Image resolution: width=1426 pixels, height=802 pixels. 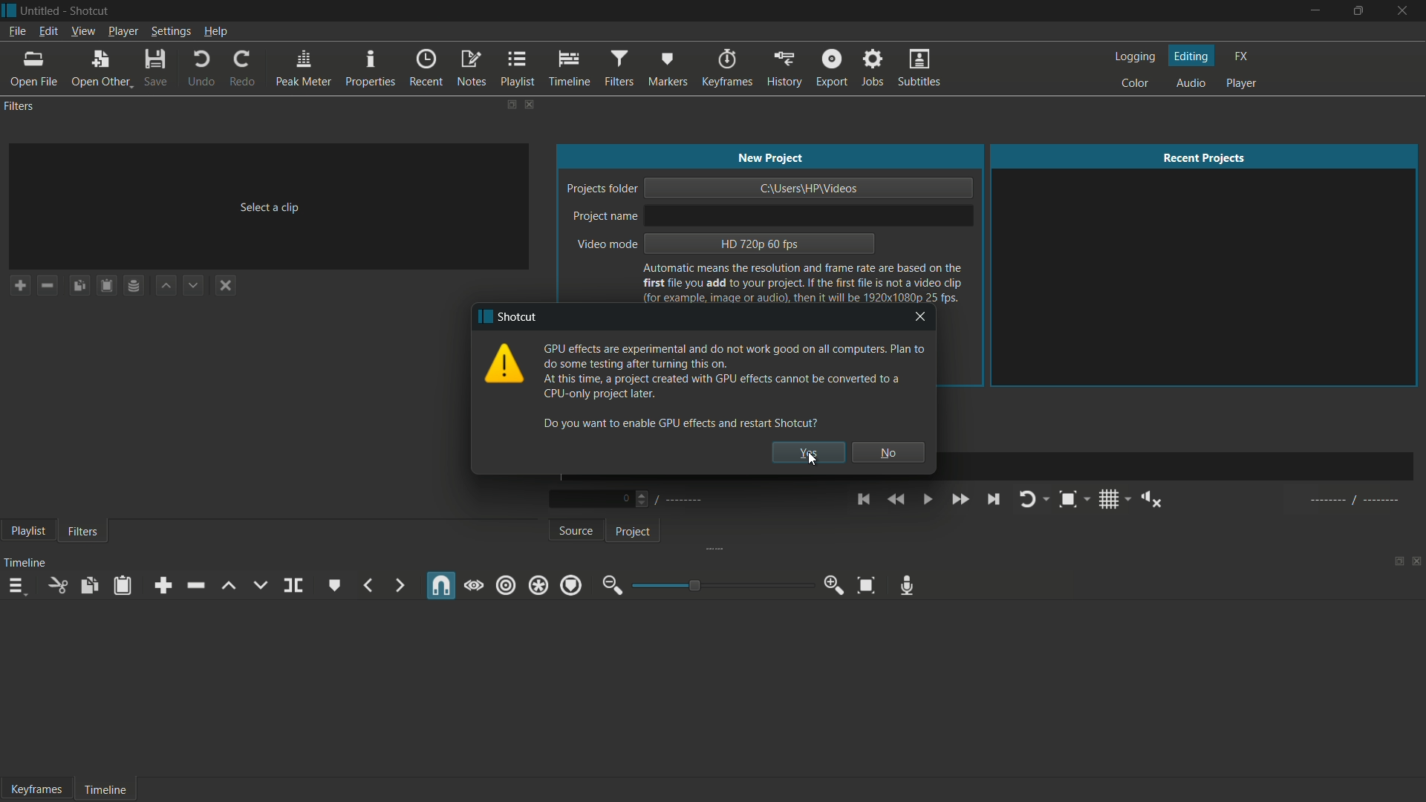 What do you see at coordinates (1206, 158) in the screenshot?
I see `recent projects` at bounding box center [1206, 158].